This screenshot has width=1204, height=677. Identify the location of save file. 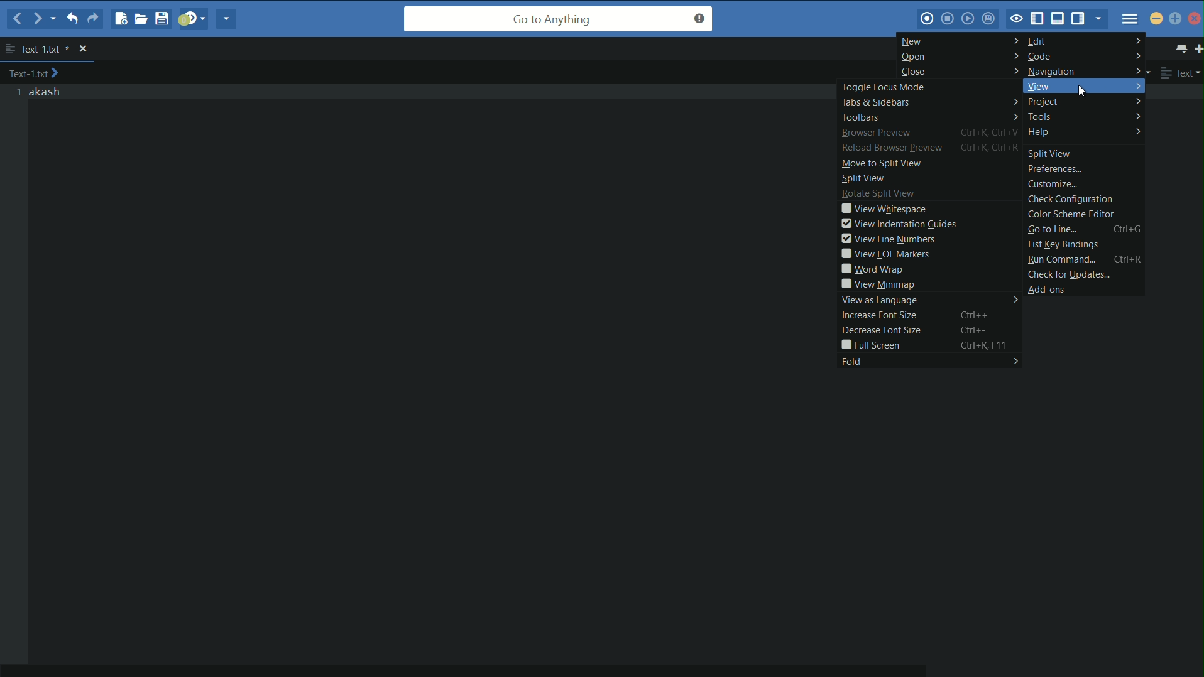
(164, 18).